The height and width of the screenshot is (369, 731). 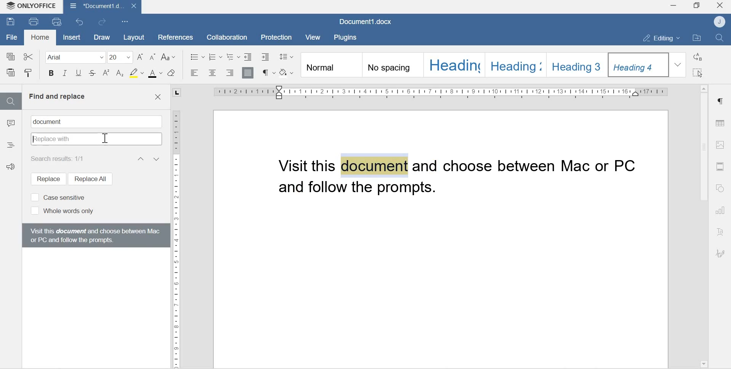 I want to click on Layout, so click(x=133, y=37).